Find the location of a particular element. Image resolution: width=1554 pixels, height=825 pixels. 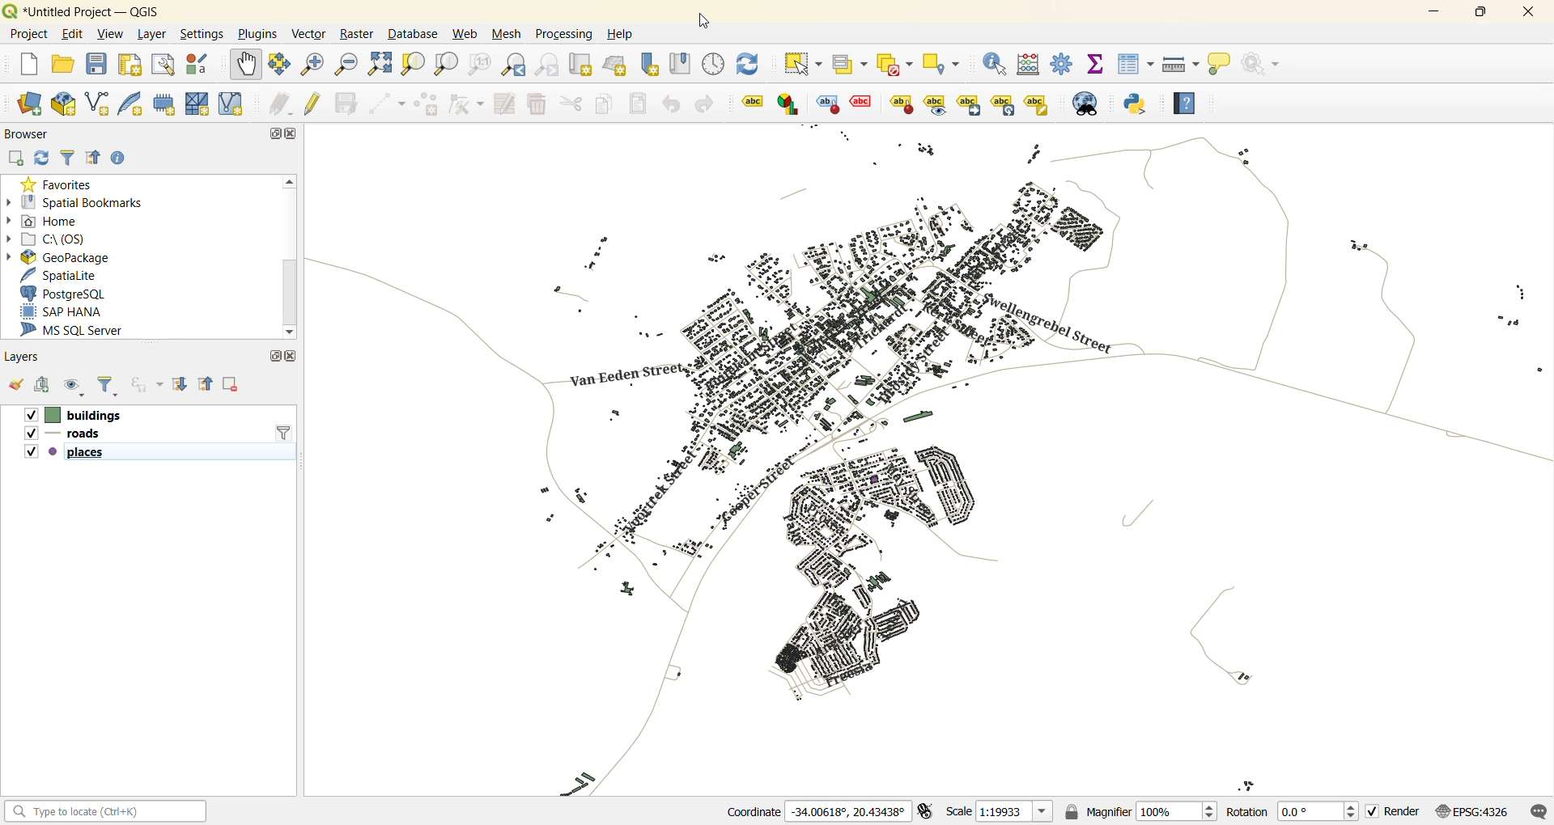

minimize/maximize is located at coordinates (1480, 15).